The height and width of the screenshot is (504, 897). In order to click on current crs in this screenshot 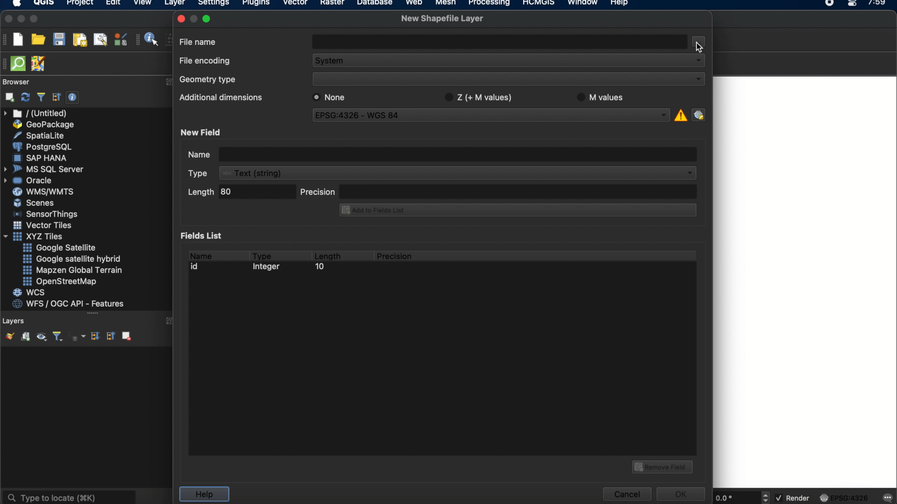, I will do `click(844, 497)`.